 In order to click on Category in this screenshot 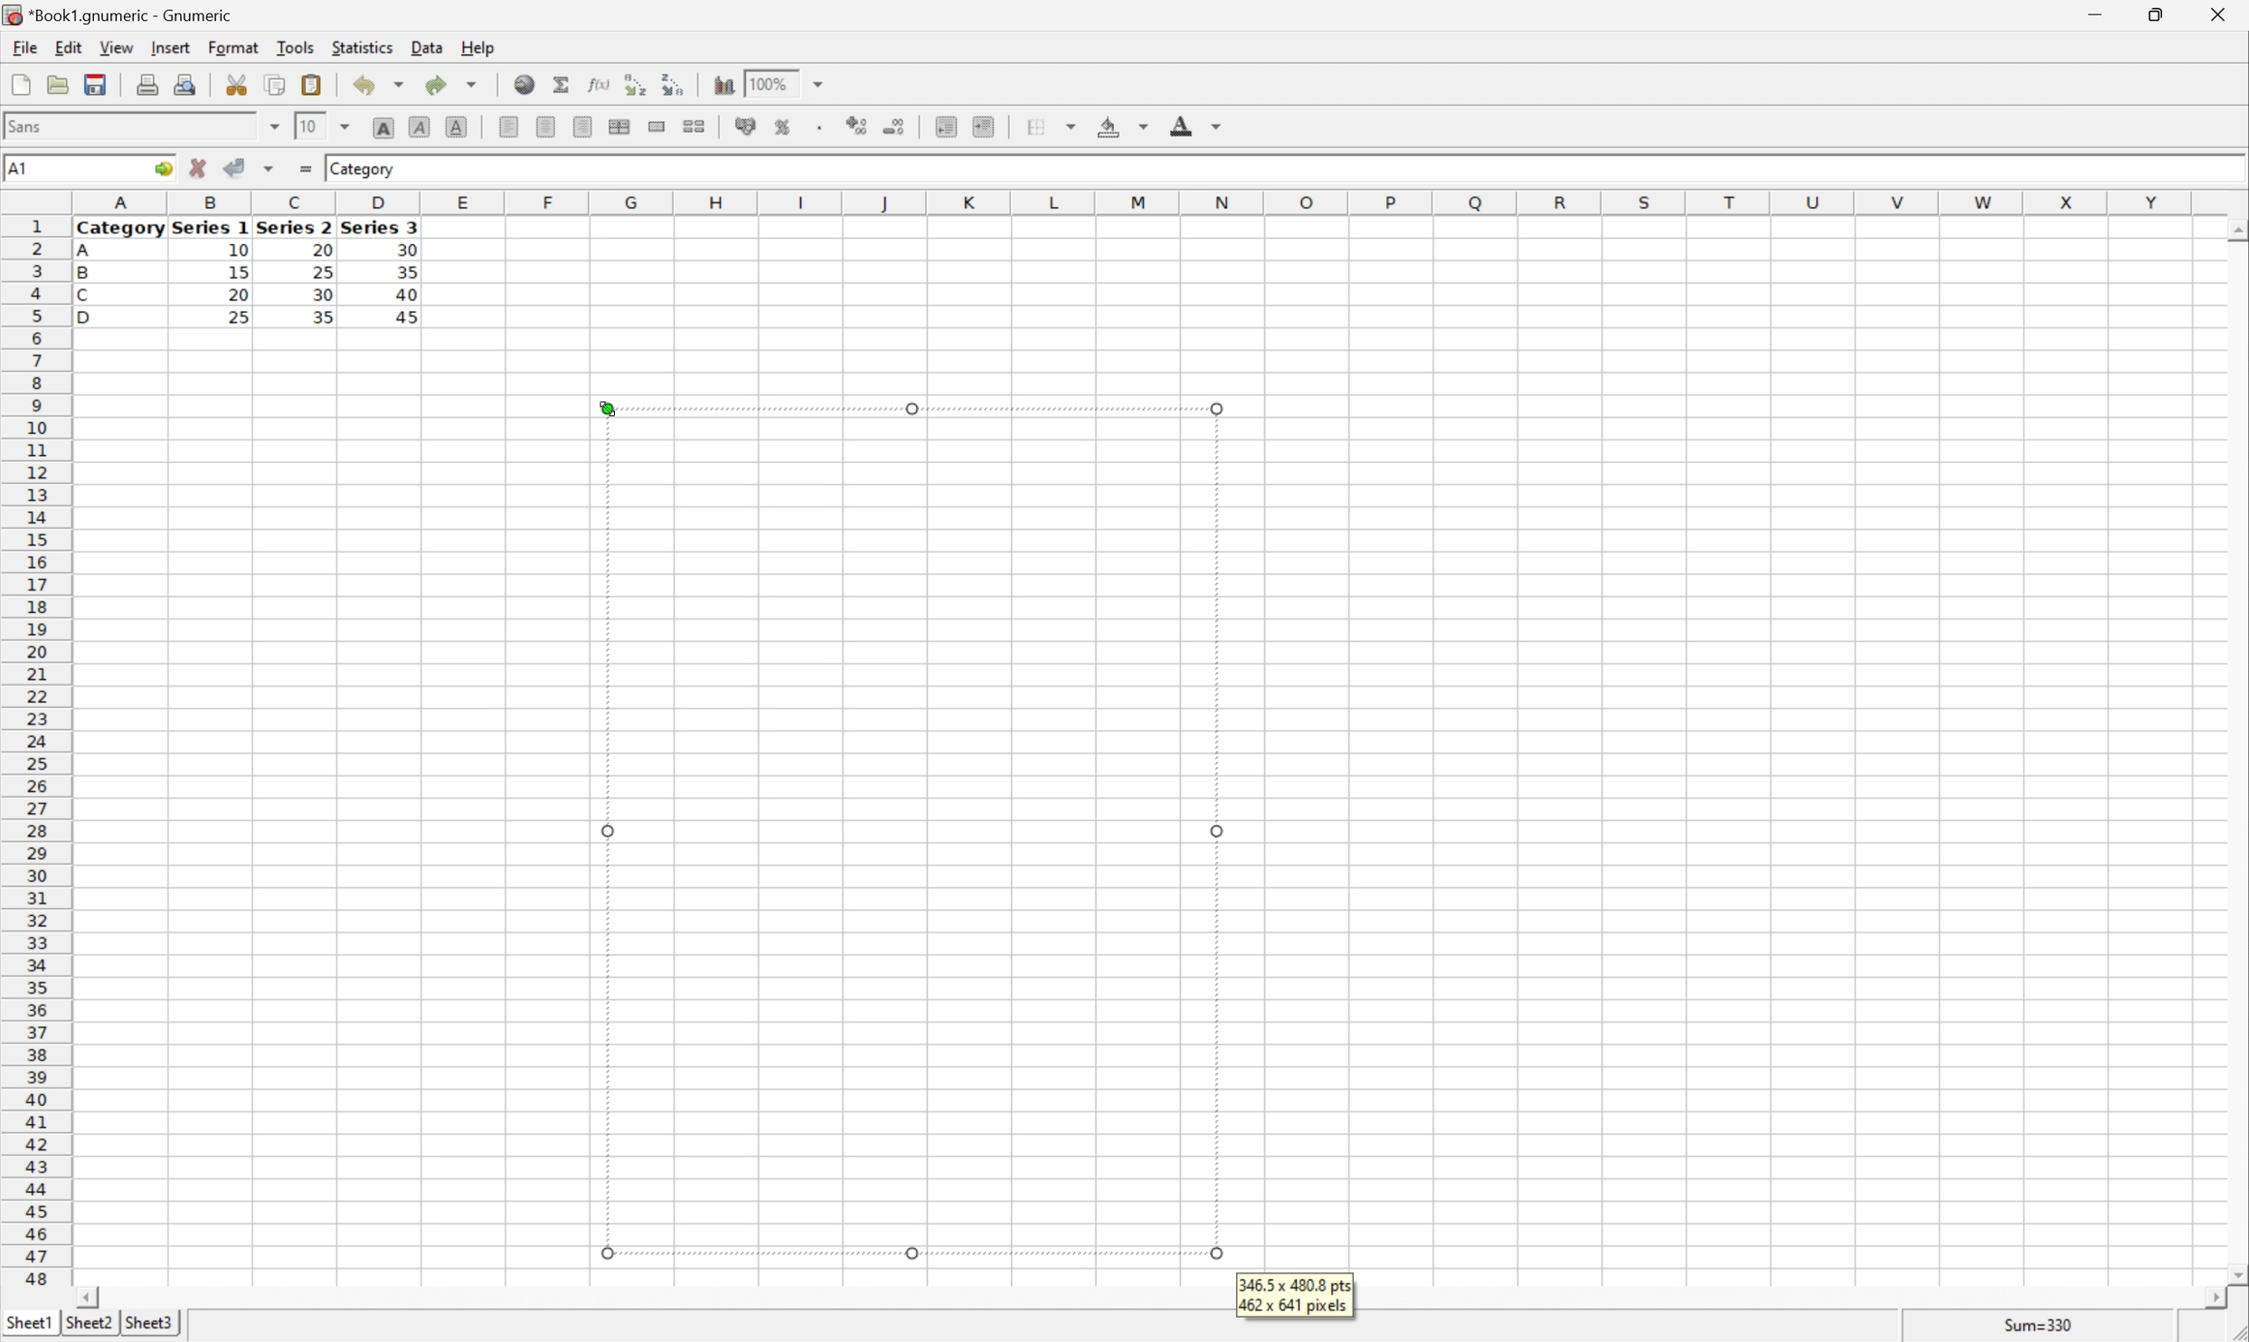, I will do `click(121, 230)`.